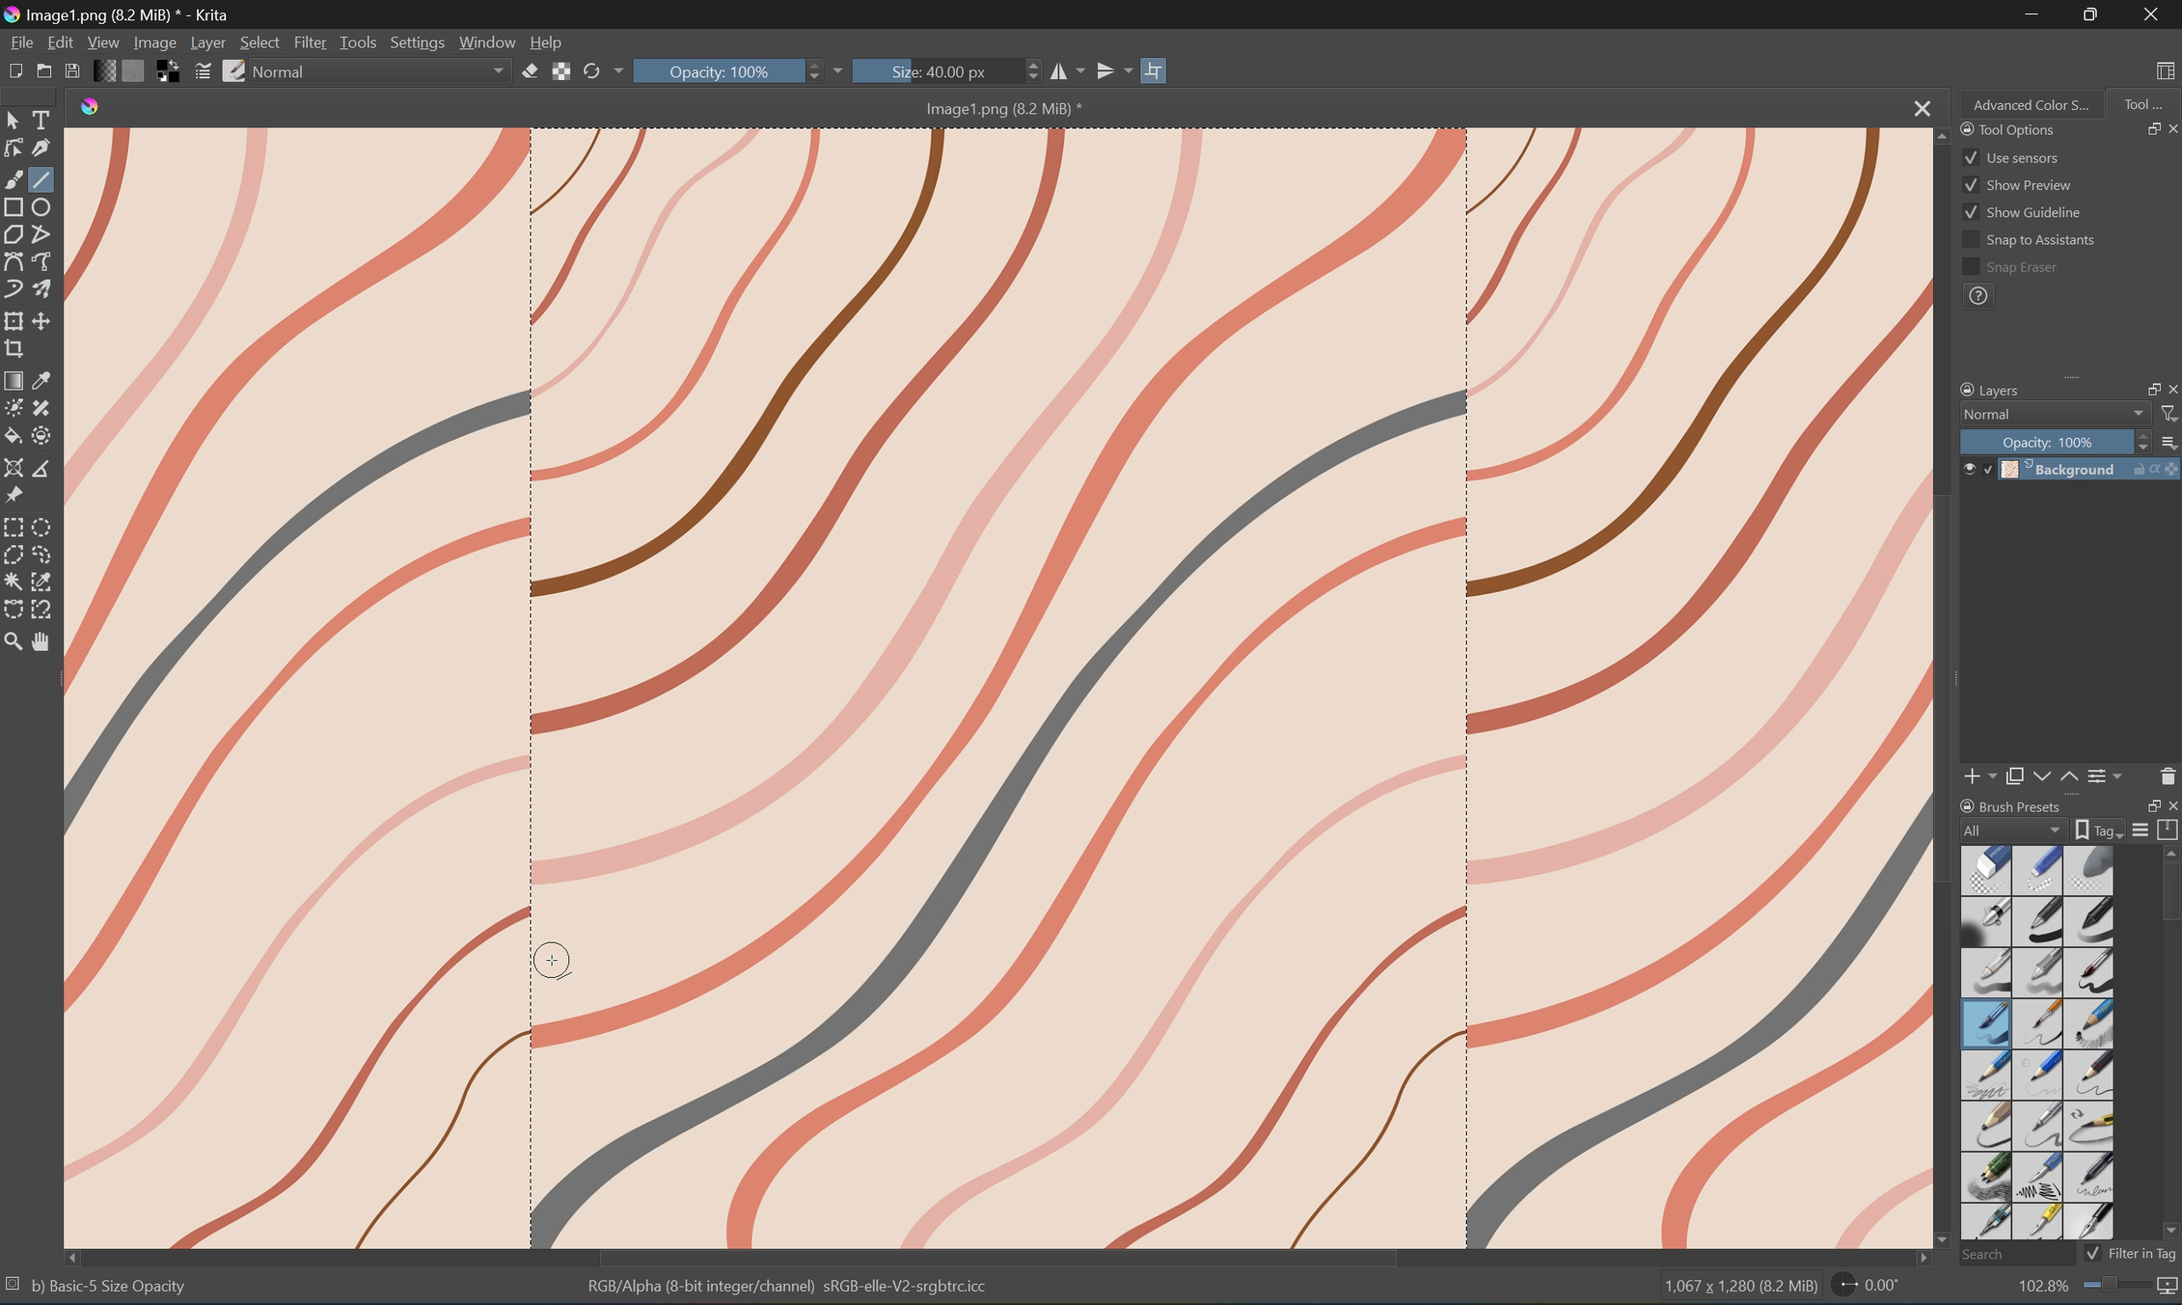 The width and height of the screenshot is (2182, 1305). What do you see at coordinates (44, 581) in the screenshot?
I see `Similar color selection tool` at bounding box center [44, 581].